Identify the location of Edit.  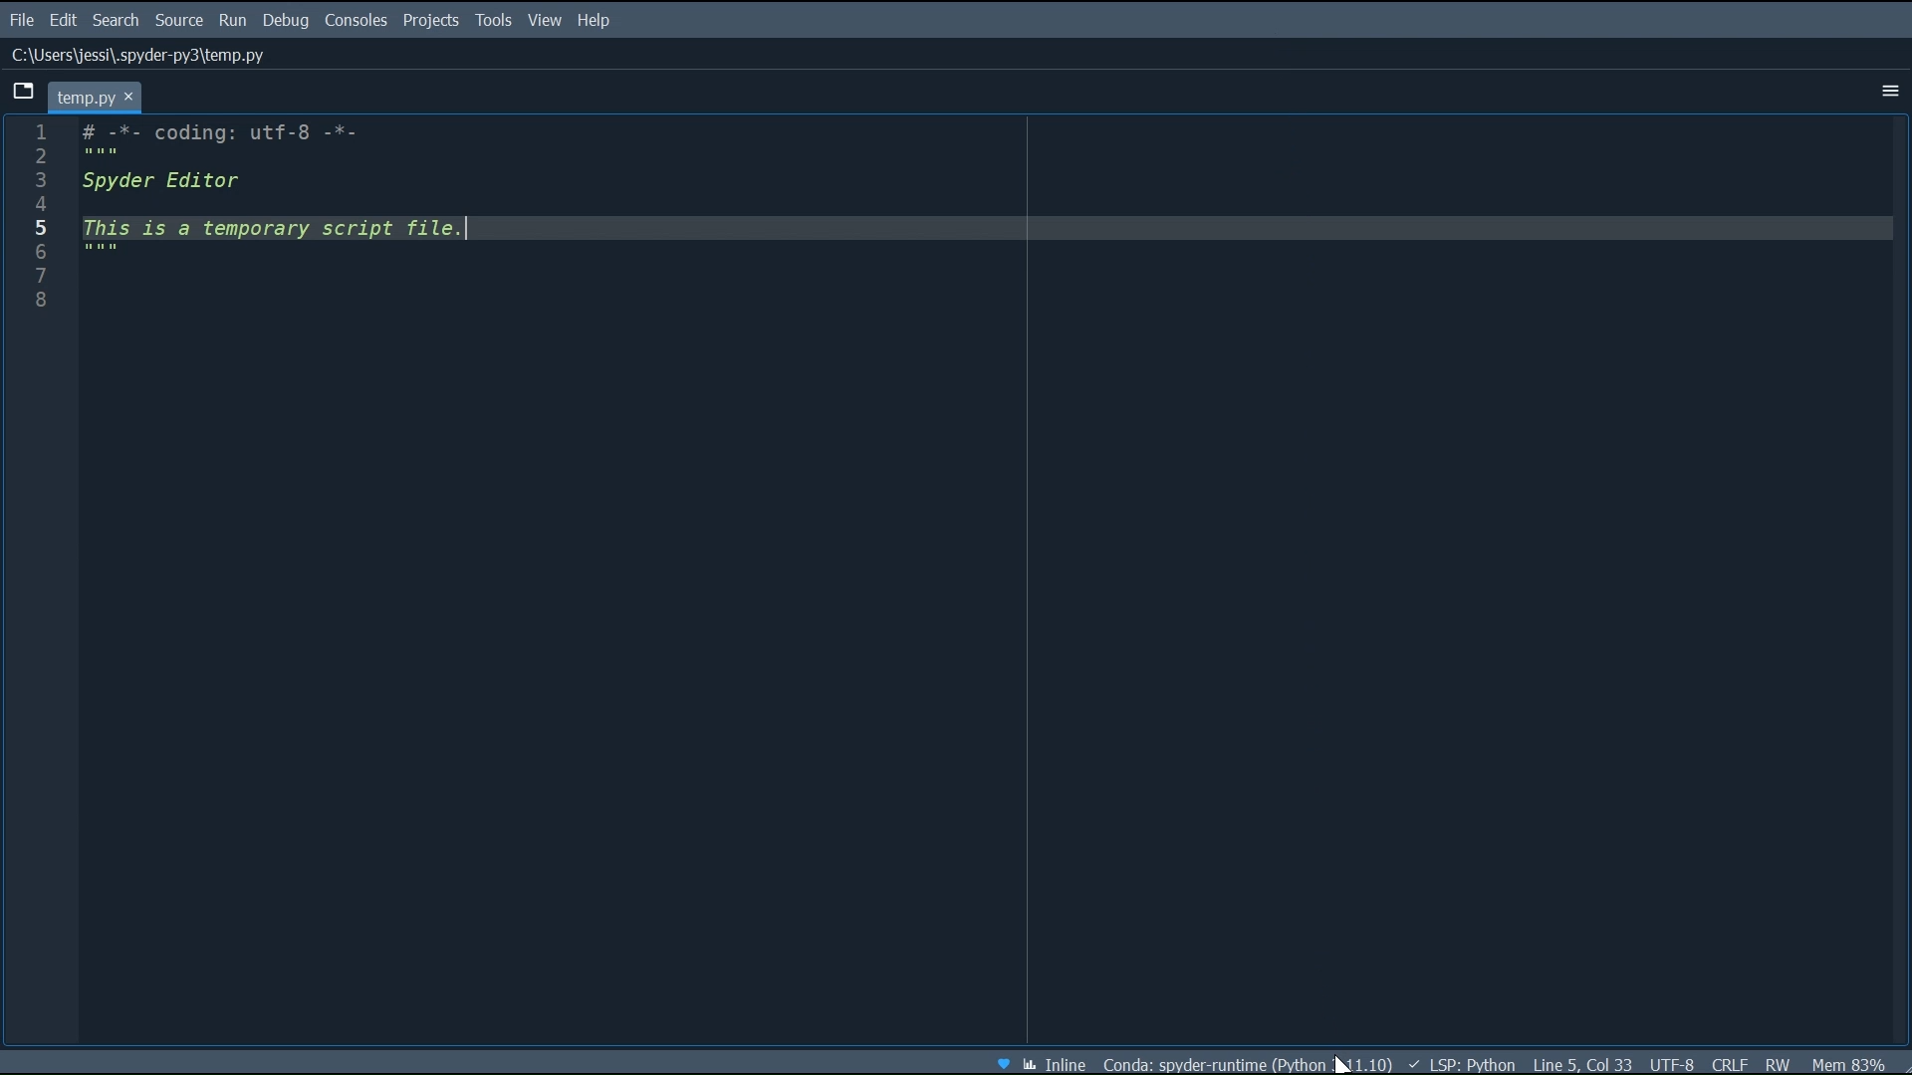
(64, 20).